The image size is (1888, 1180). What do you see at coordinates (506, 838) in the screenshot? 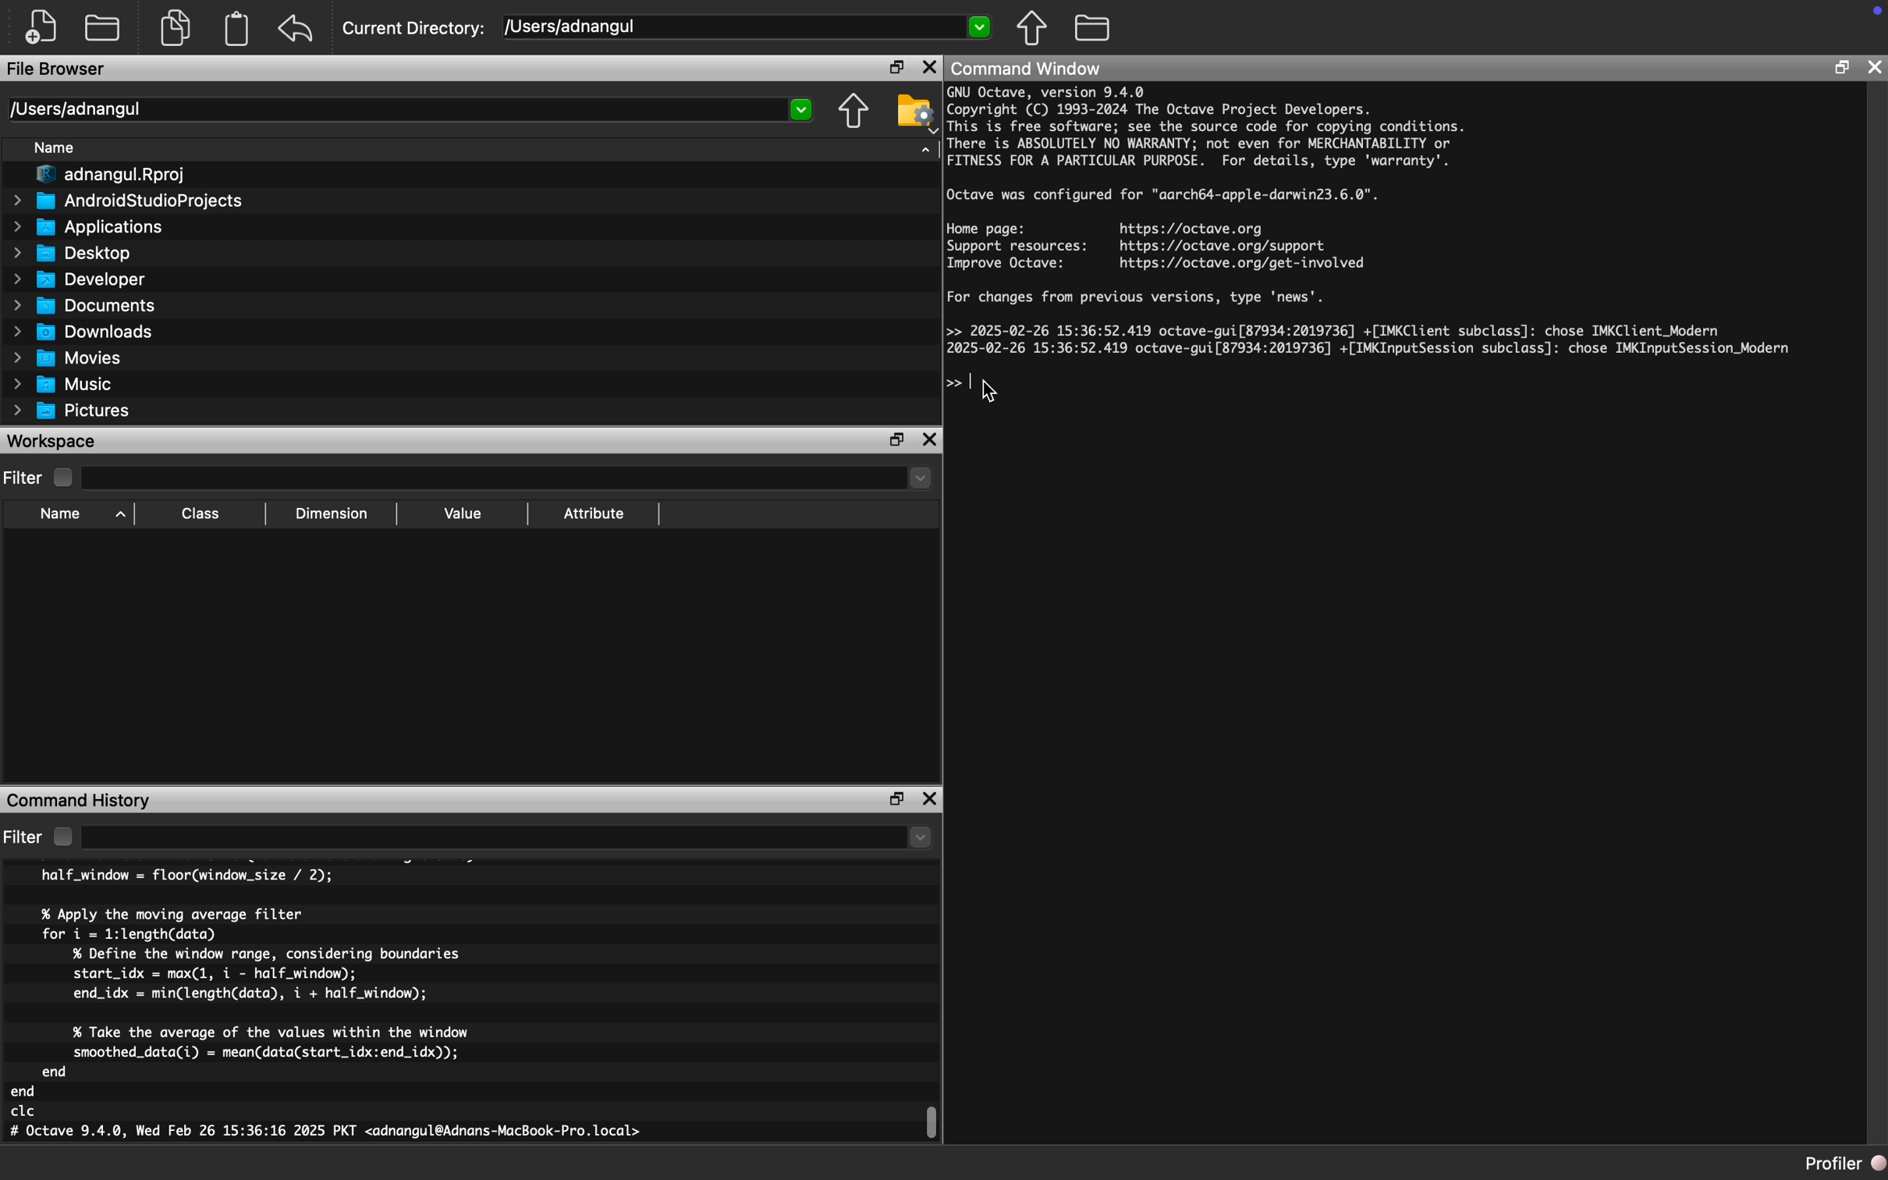
I see `Dropdown` at bounding box center [506, 838].